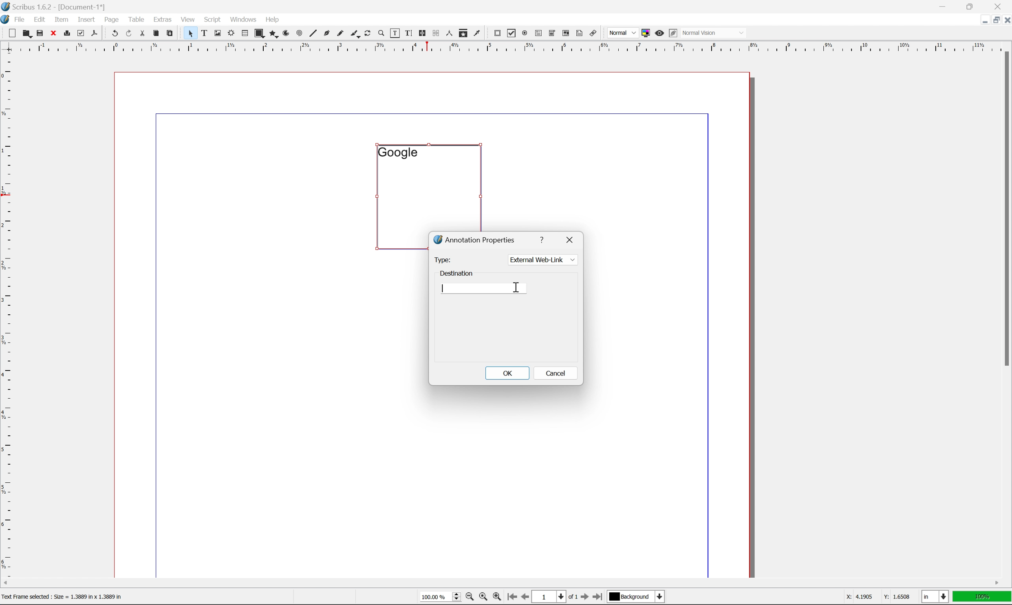  What do you see at coordinates (511, 597) in the screenshot?
I see `go to first page` at bounding box center [511, 597].